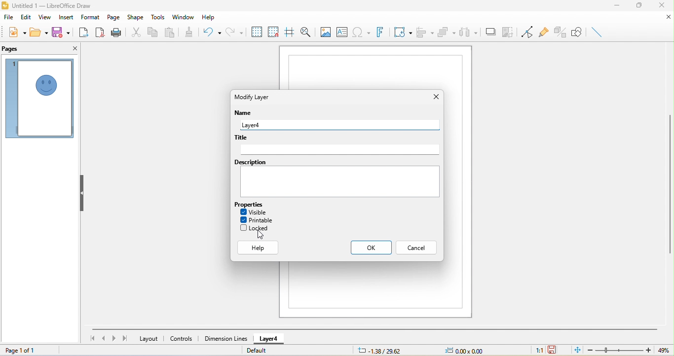 This screenshot has height=356, width=674. I want to click on layer4, so click(338, 125).